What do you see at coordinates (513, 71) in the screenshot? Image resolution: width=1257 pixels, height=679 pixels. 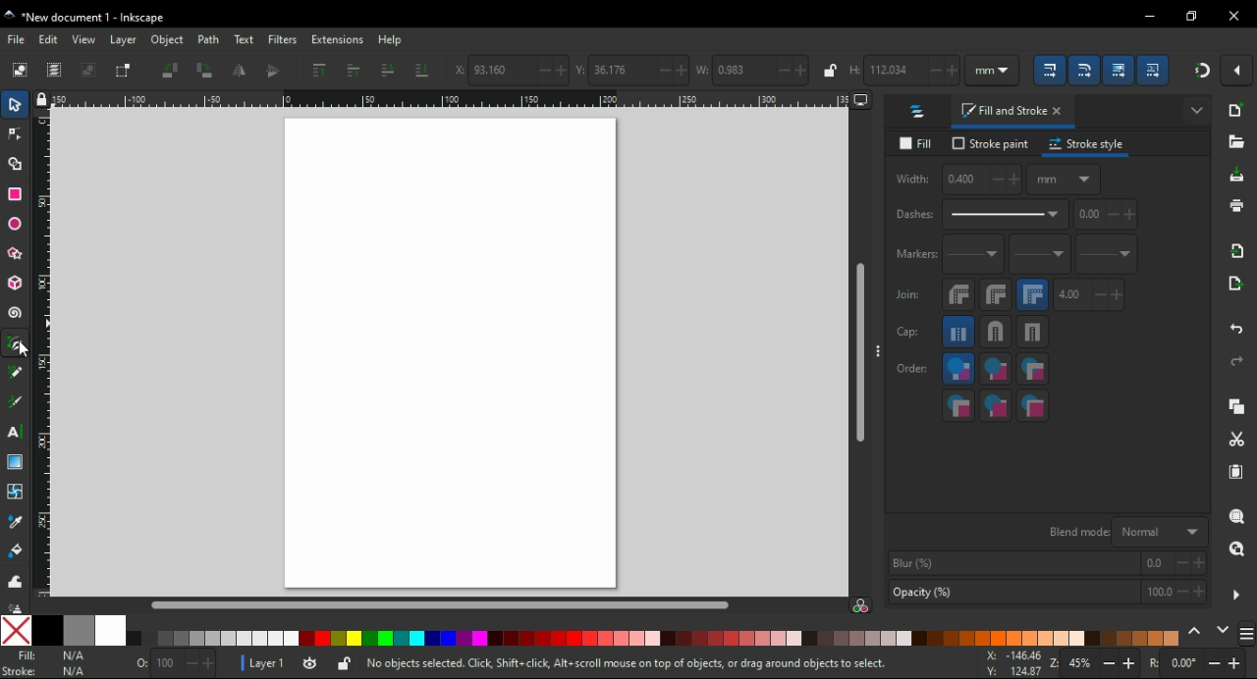 I see `horizontal coordinates` at bounding box center [513, 71].